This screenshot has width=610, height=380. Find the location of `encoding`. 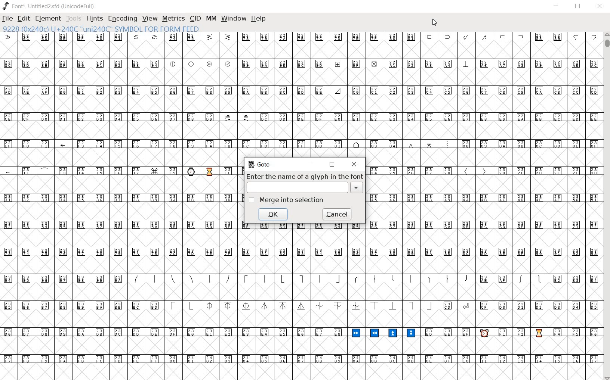

encoding is located at coordinates (123, 19).